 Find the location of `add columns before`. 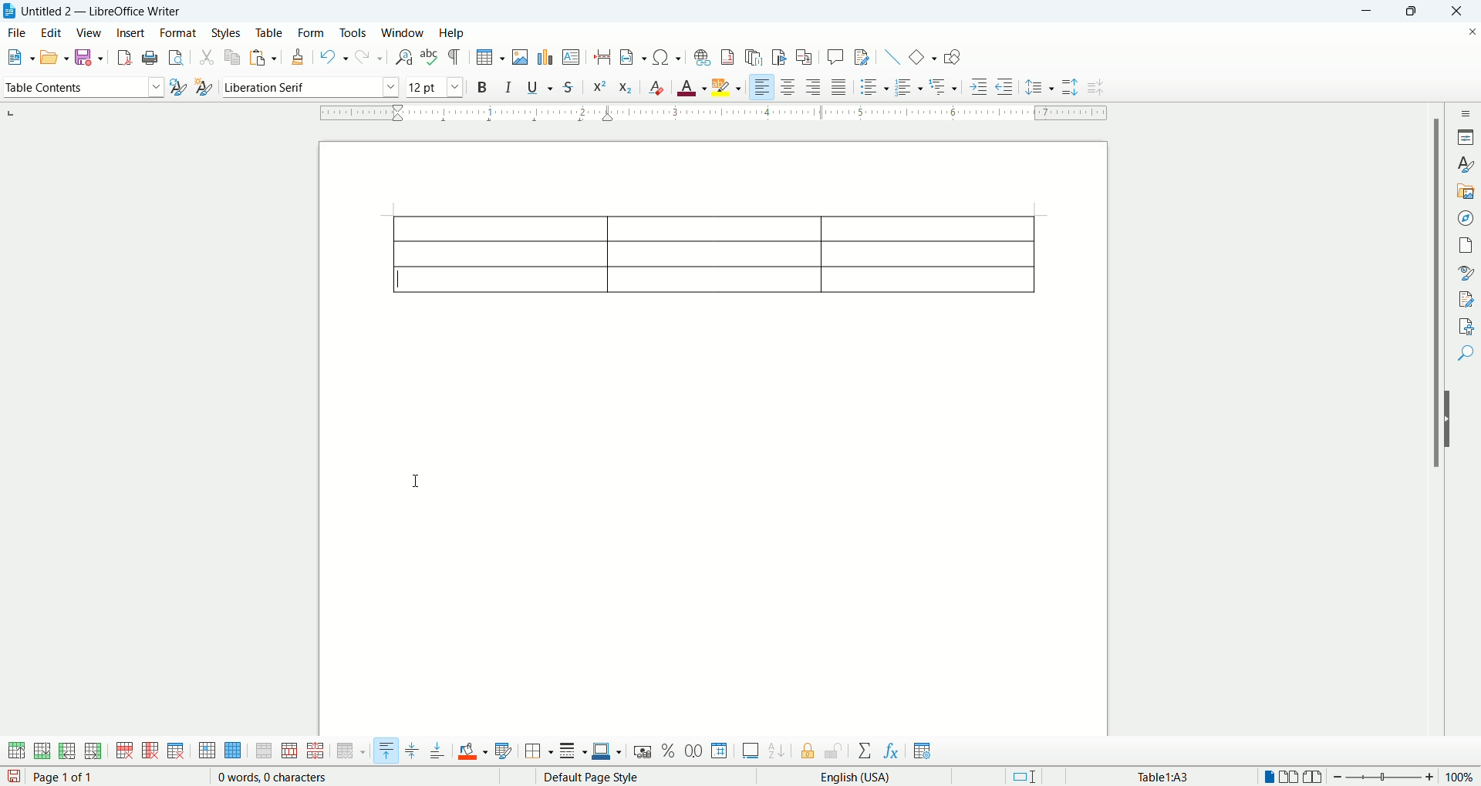

add columns before is located at coordinates (68, 751).